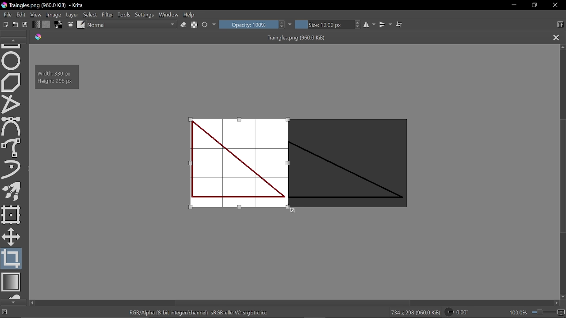  I want to click on Rotation, so click(459, 312).